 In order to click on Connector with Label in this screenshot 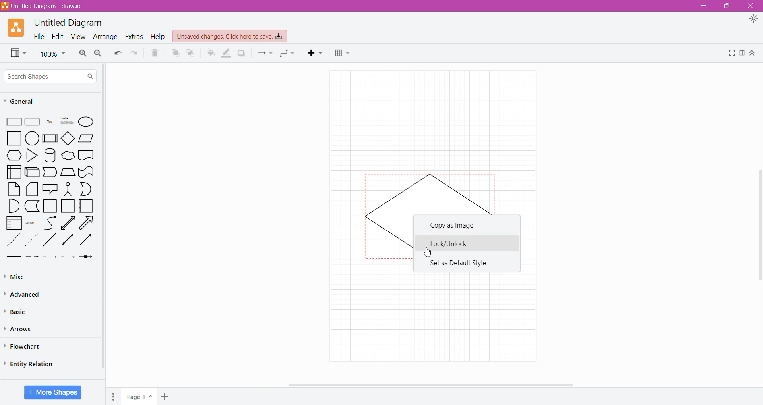, I will do `click(33, 257)`.